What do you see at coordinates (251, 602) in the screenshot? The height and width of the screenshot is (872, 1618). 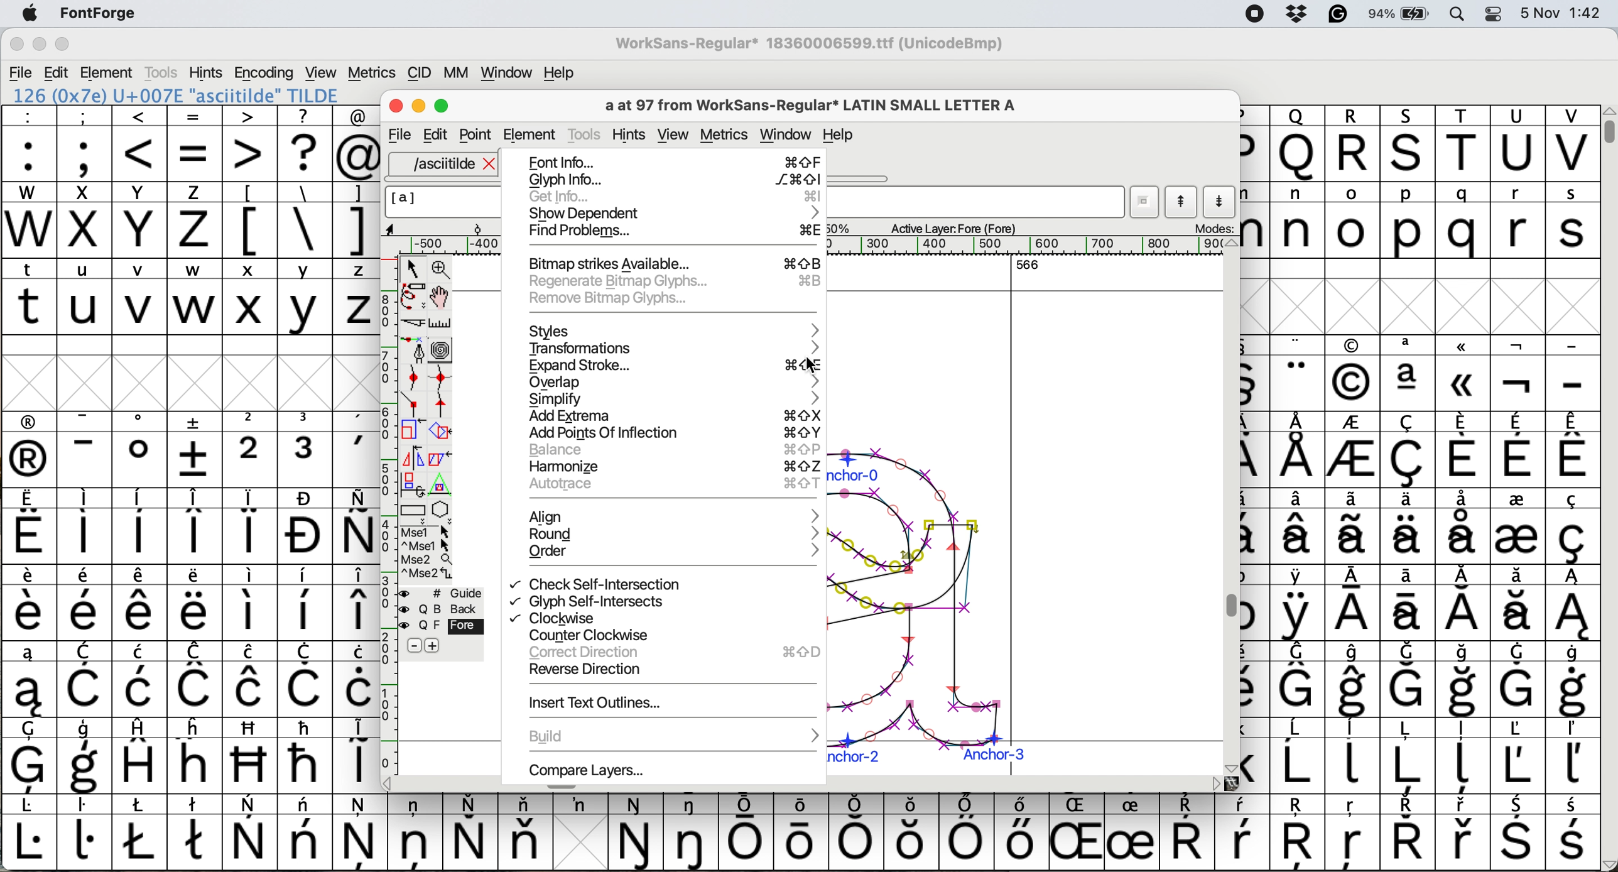 I see `symbol` at bounding box center [251, 602].